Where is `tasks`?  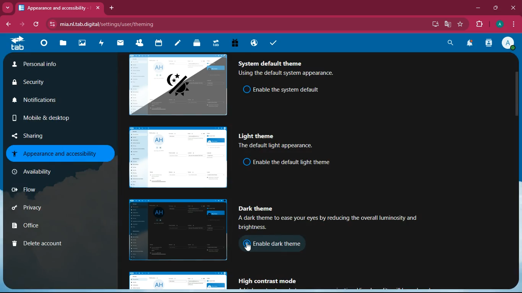
tasks is located at coordinates (273, 43).